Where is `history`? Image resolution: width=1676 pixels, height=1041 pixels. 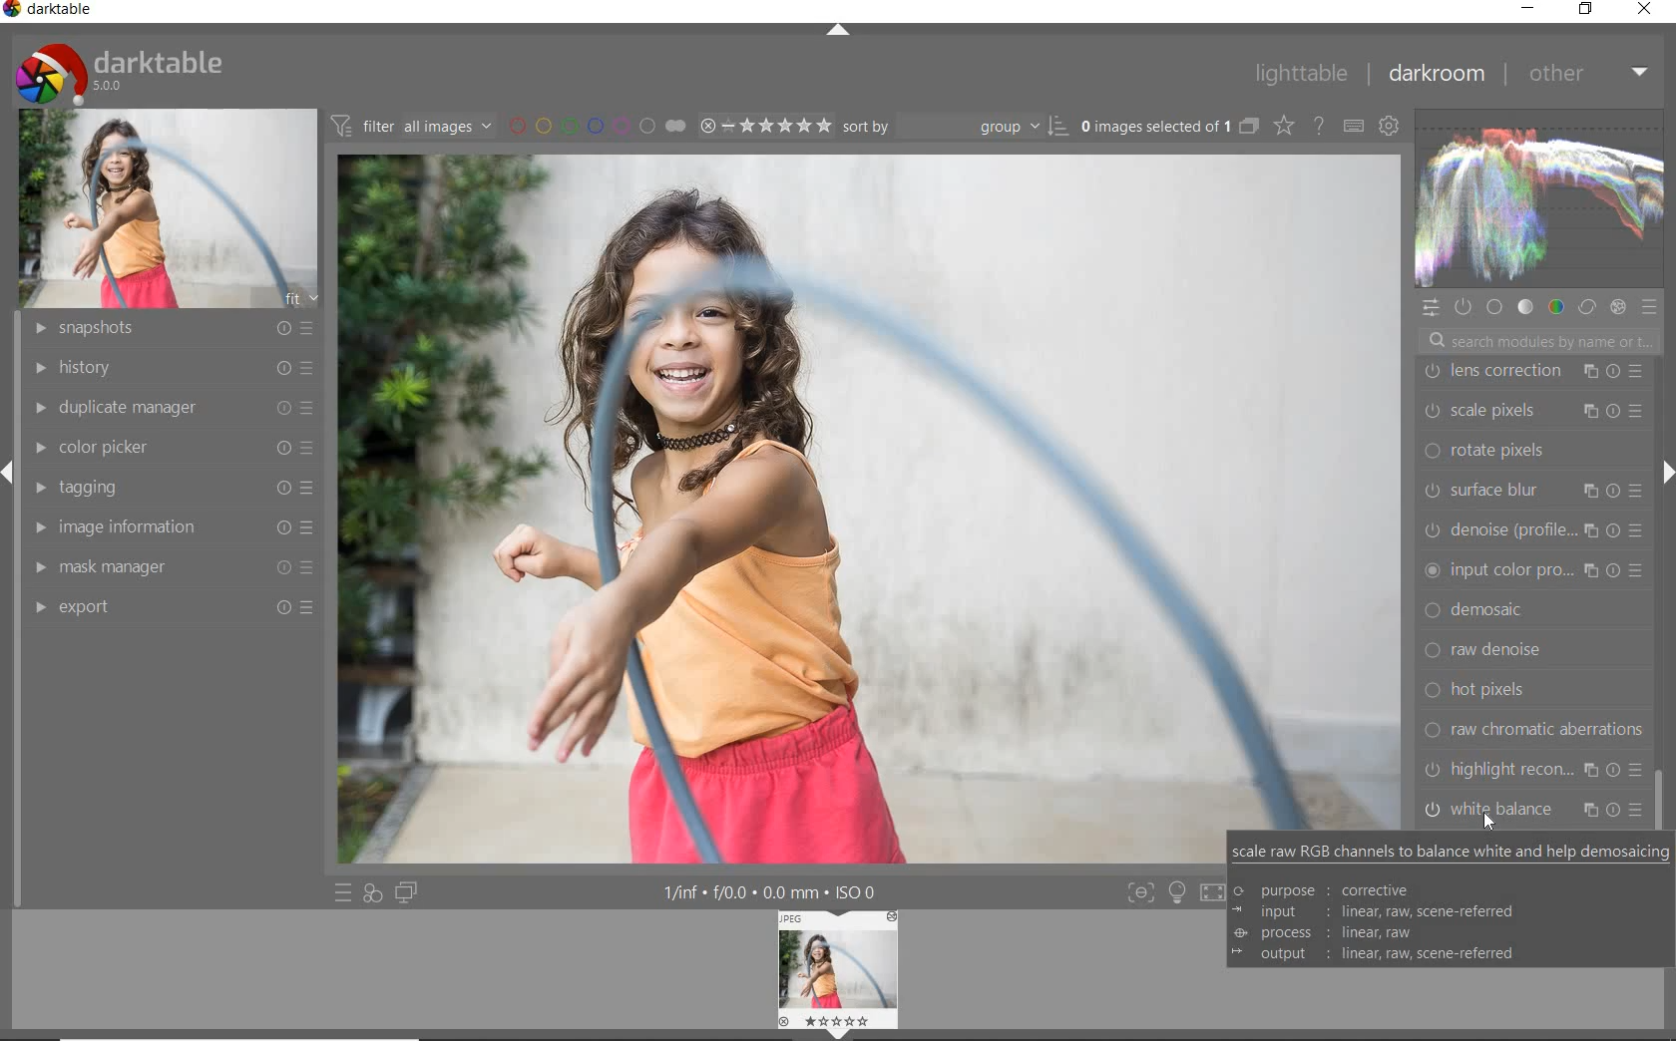
history is located at coordinates (167, 366).